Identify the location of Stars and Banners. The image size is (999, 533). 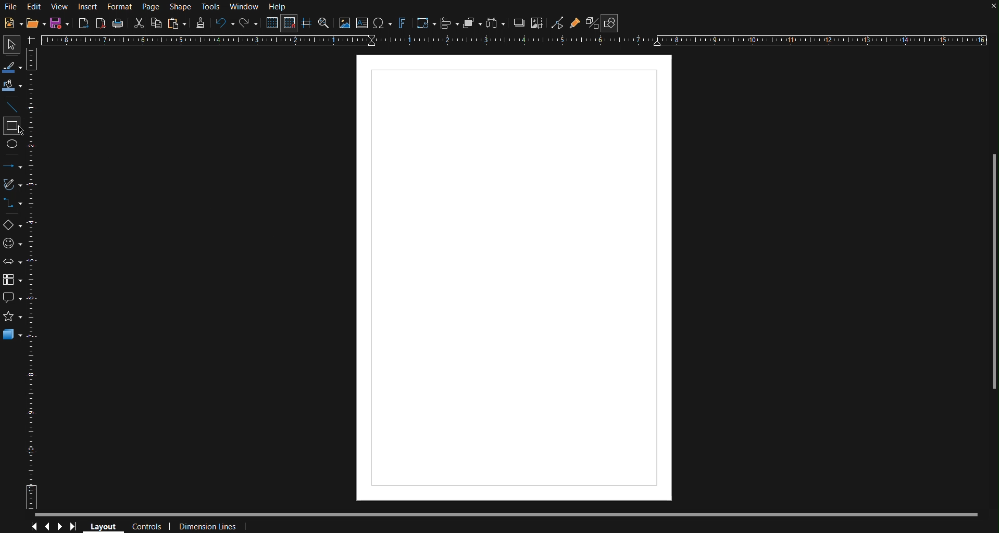
(13, 316).